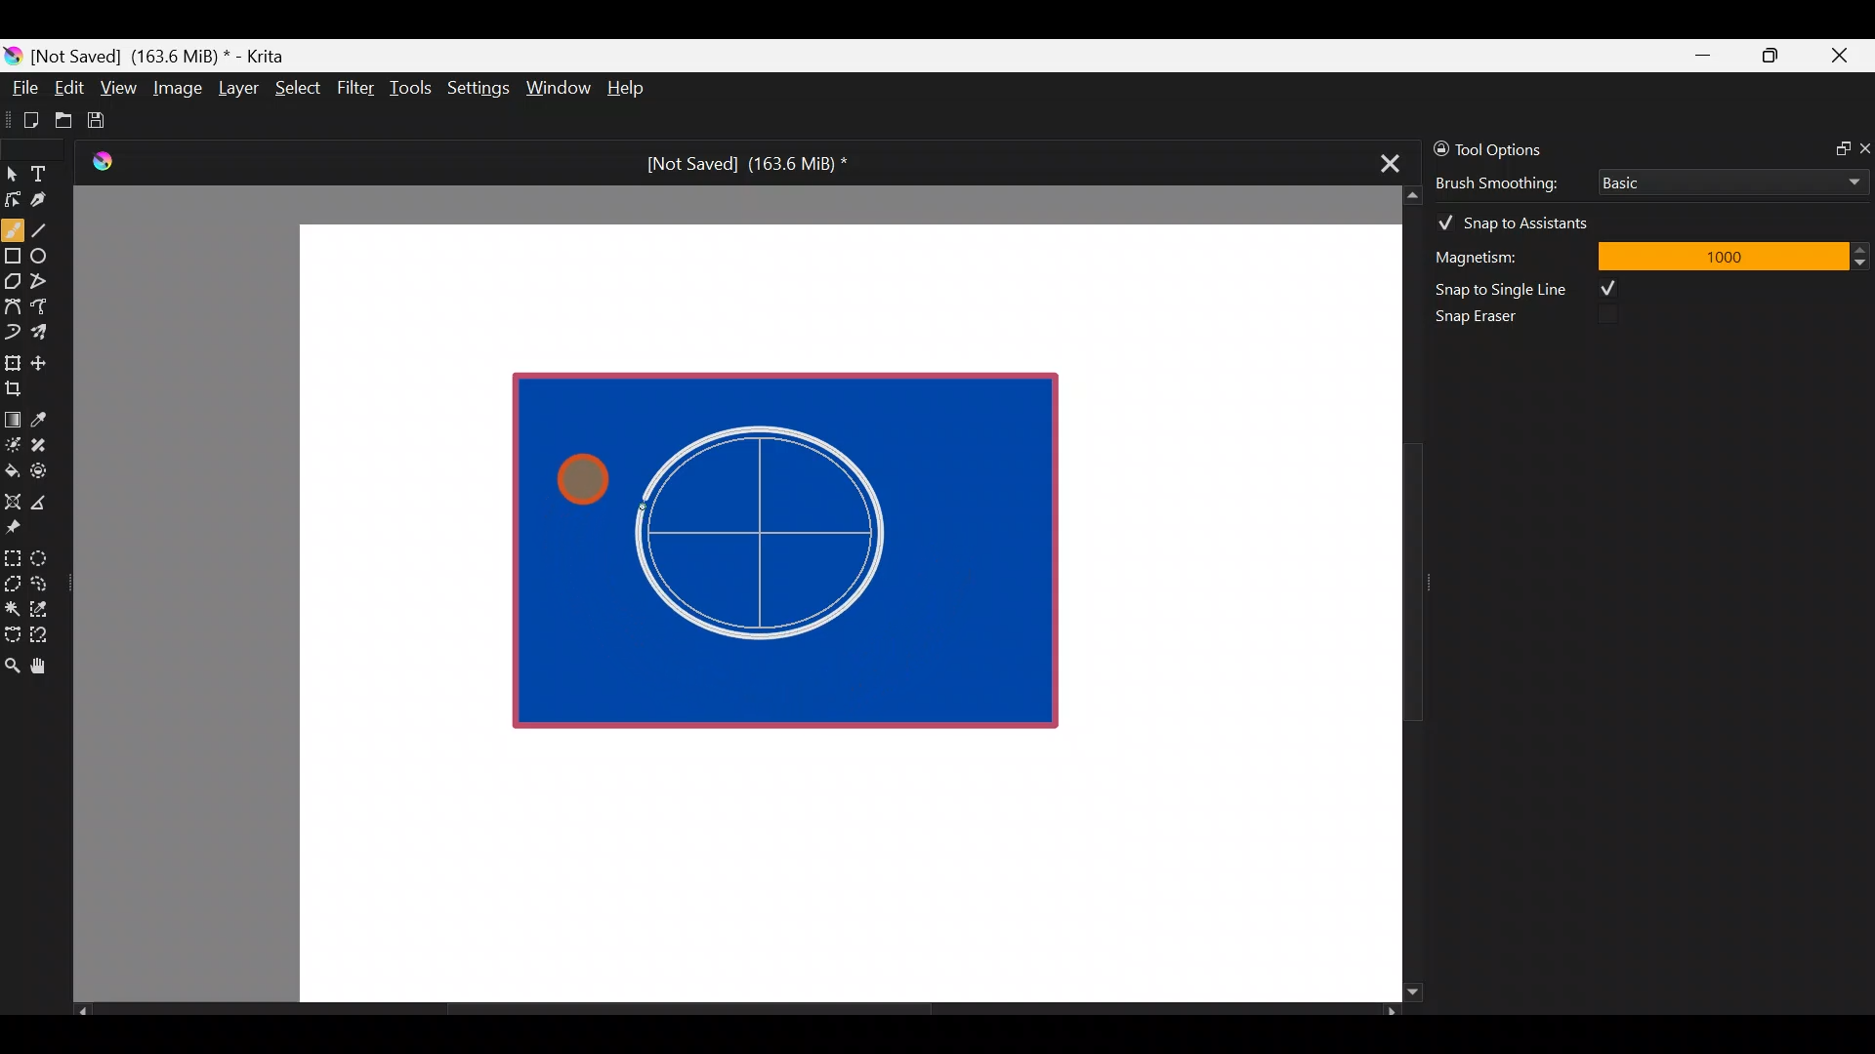  What do you see at coordinates (13, 258) in the screenshot?
I see `Rectangle tool` at bounding box center [13, 258].